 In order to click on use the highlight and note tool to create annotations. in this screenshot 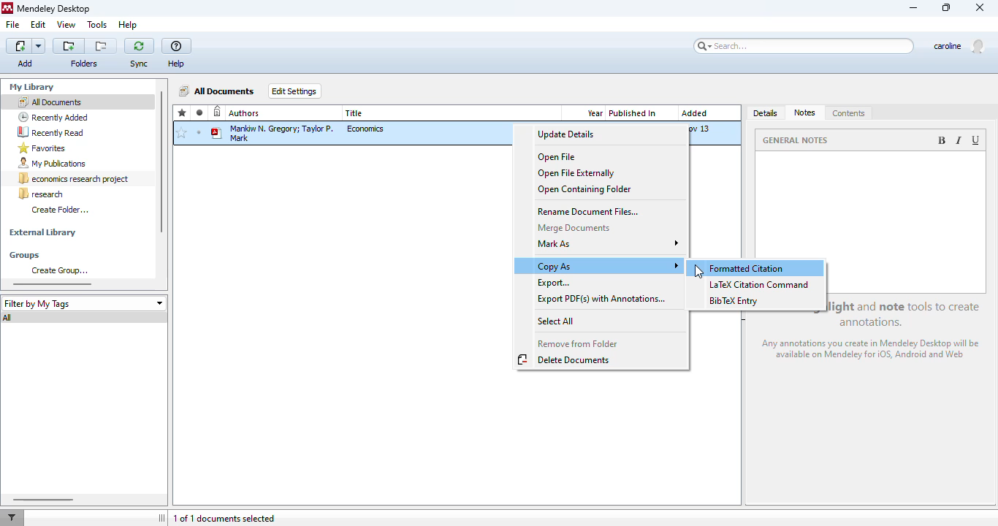, I will do `click(906, 313)`.